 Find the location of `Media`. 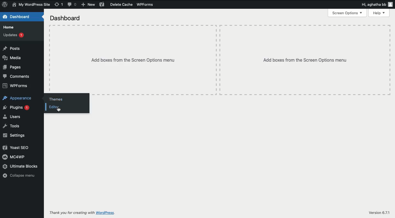

Media is located at coordinates (13, 58).